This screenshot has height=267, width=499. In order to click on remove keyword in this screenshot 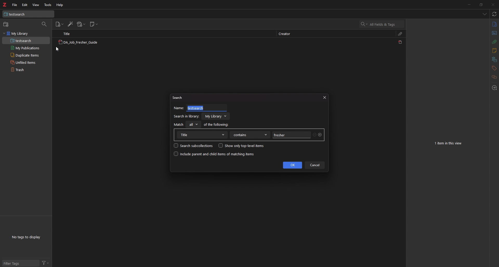, I will do `click(315, 135)`.